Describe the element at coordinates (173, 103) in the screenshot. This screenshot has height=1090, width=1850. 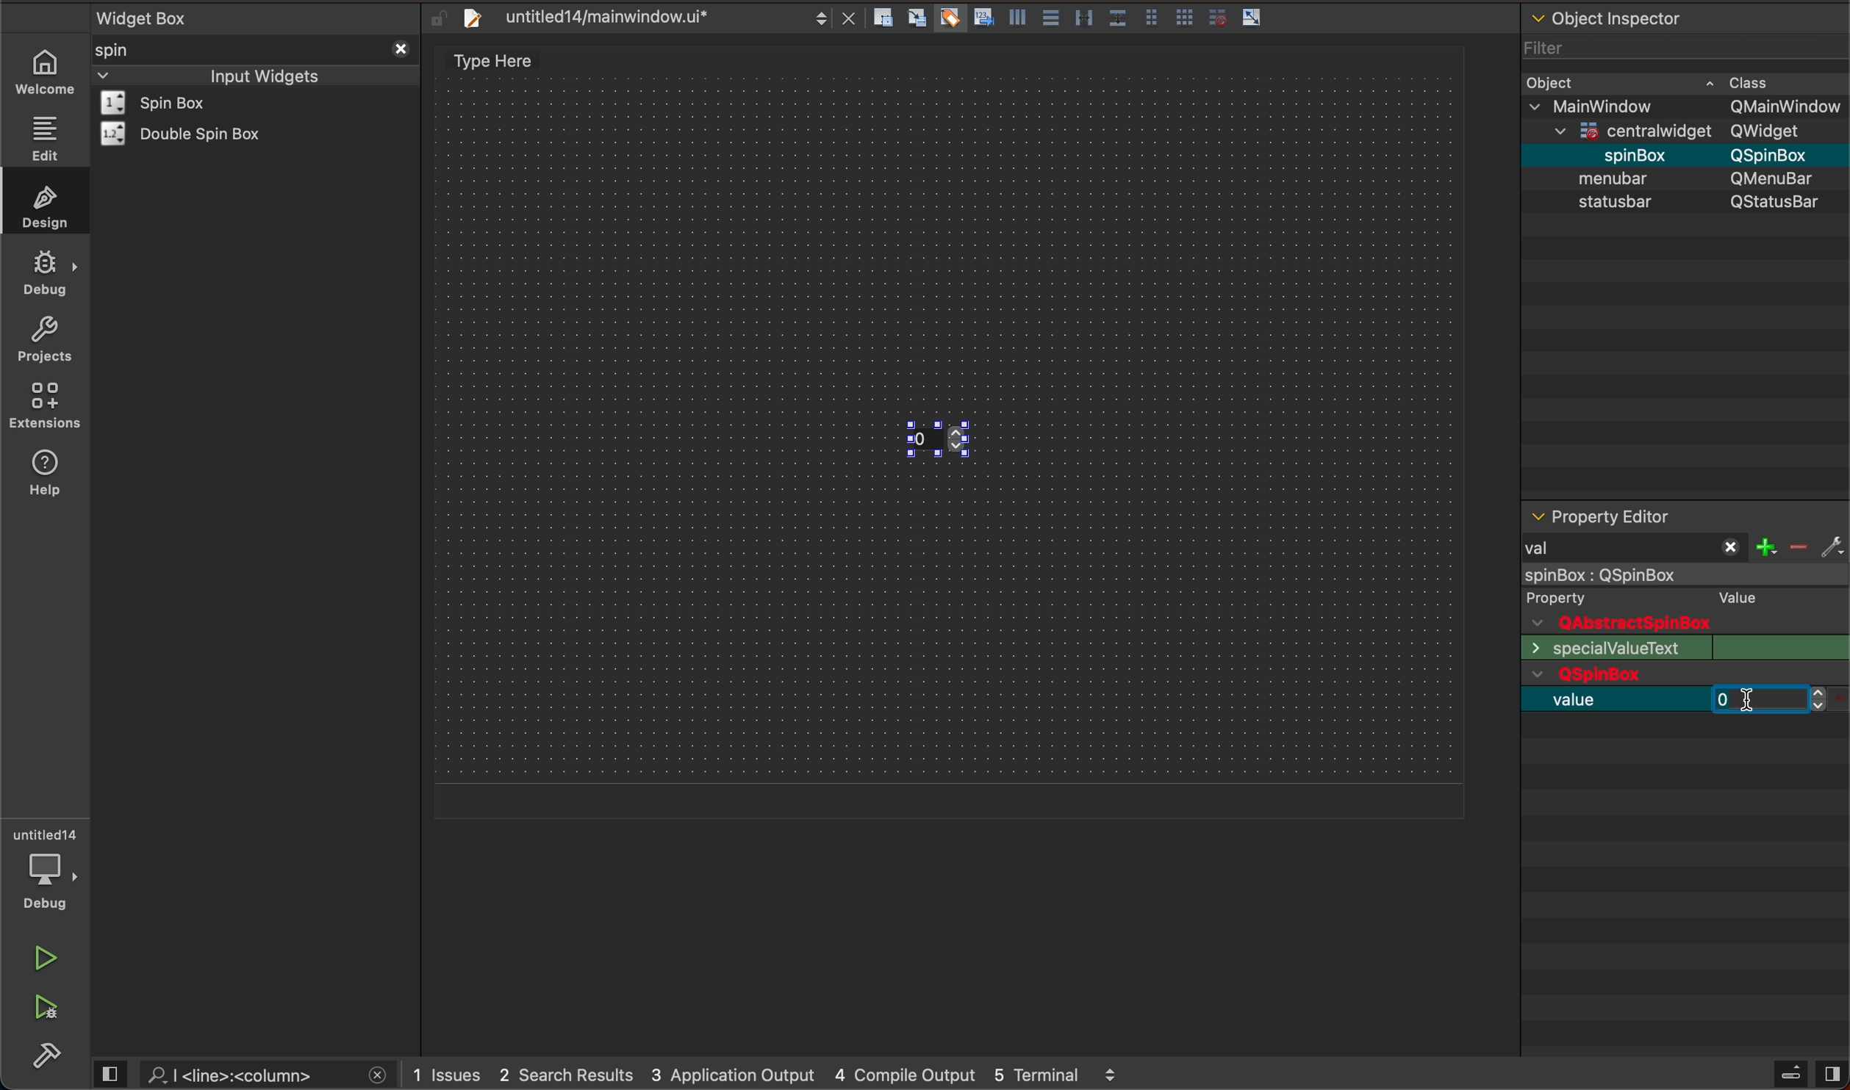
I see `widget` at that location.